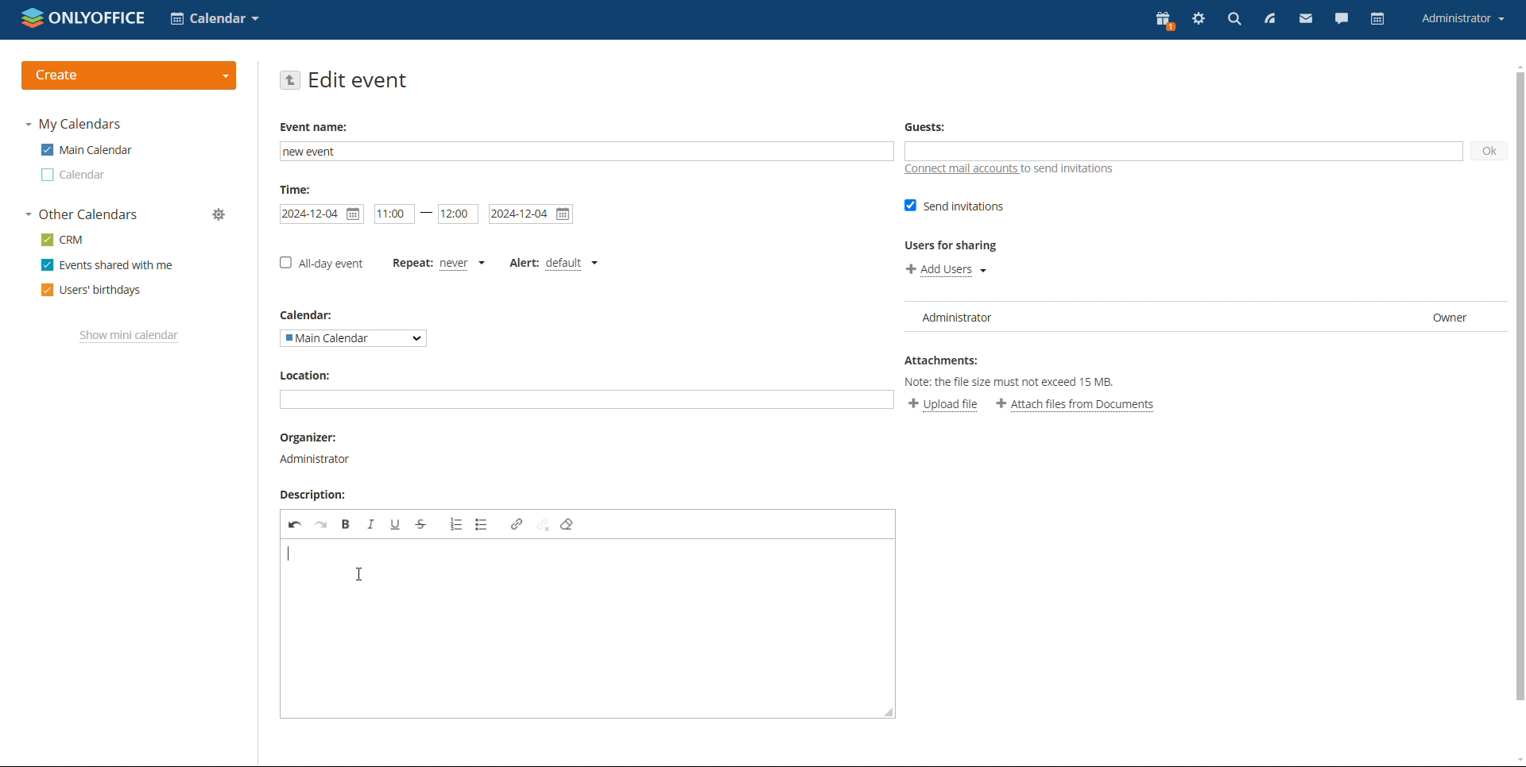 Image resolution: width=1526 pixels, height=767 pixels. Describe the element at coordinates (1077, 406) in the screenshot. I see `attach file from documents` at that location.